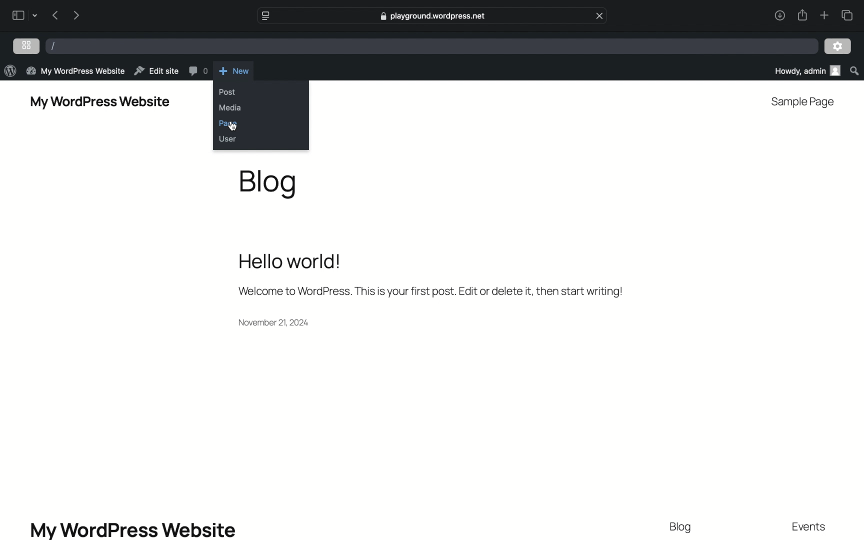 This screenshot has width=864, height=540. I want to click on share, so click(802, 15).